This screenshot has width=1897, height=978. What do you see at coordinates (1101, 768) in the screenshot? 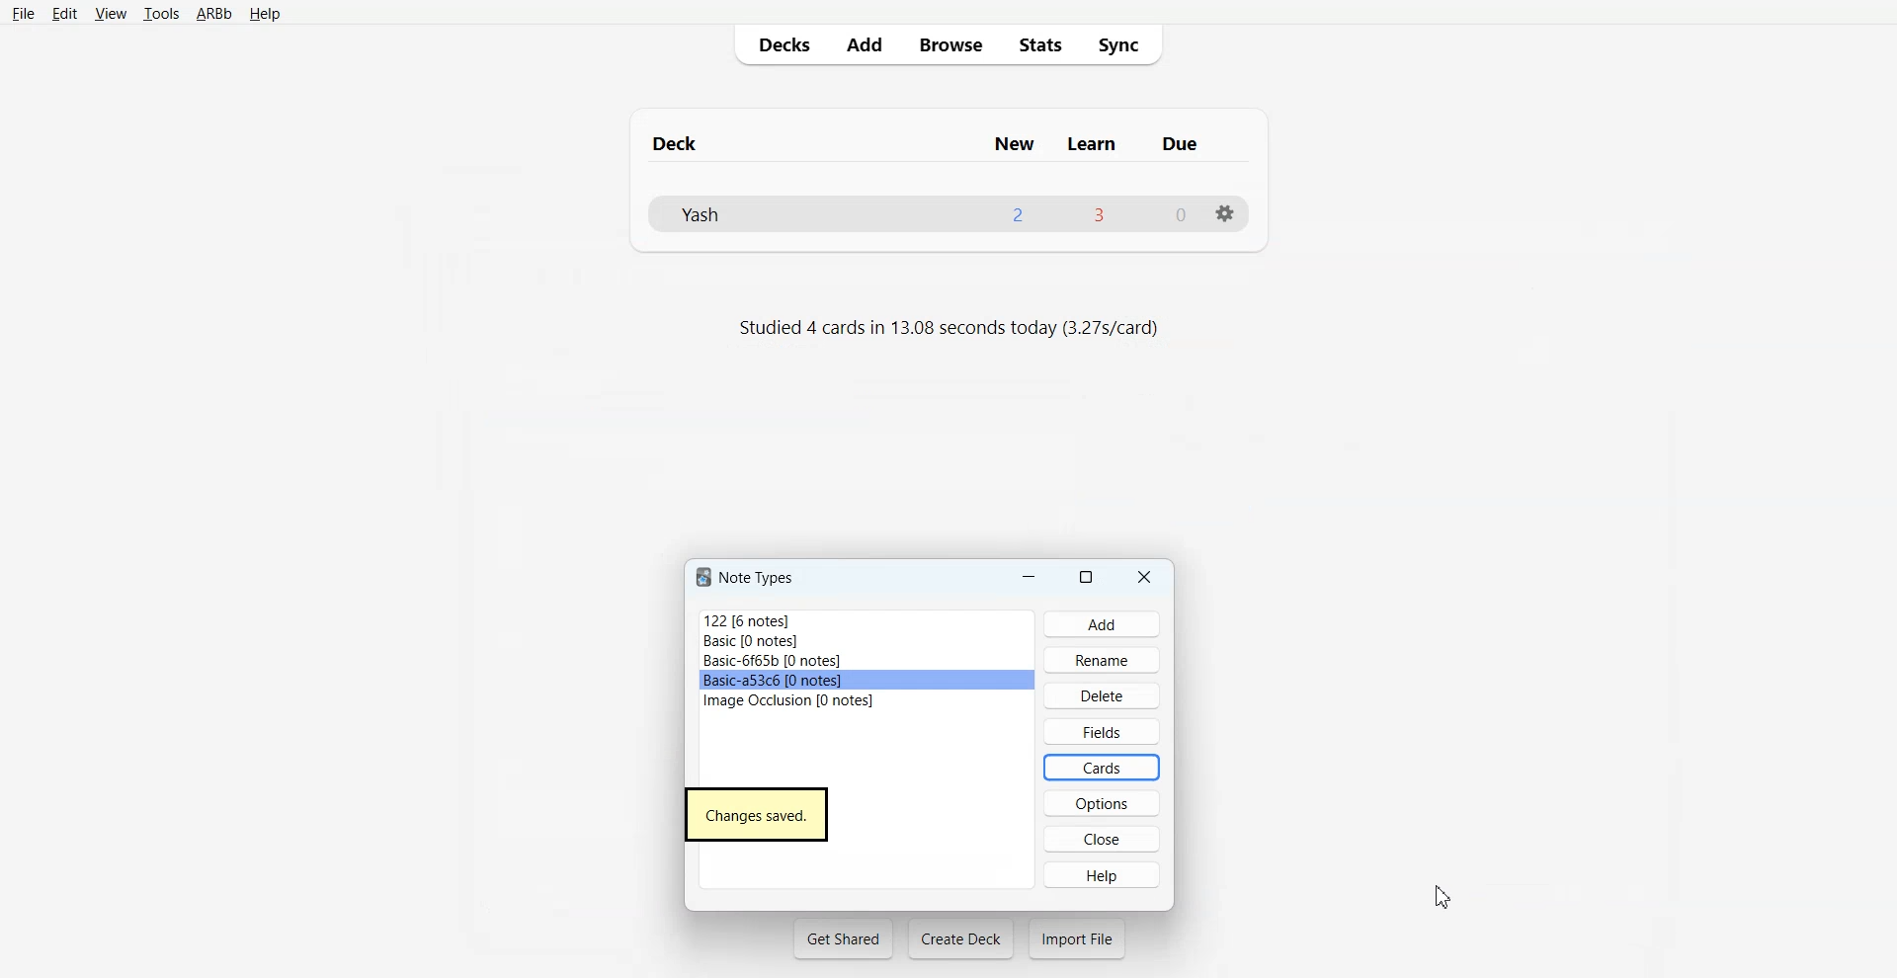
I see `Cards` at bounding box center [1101, 768].